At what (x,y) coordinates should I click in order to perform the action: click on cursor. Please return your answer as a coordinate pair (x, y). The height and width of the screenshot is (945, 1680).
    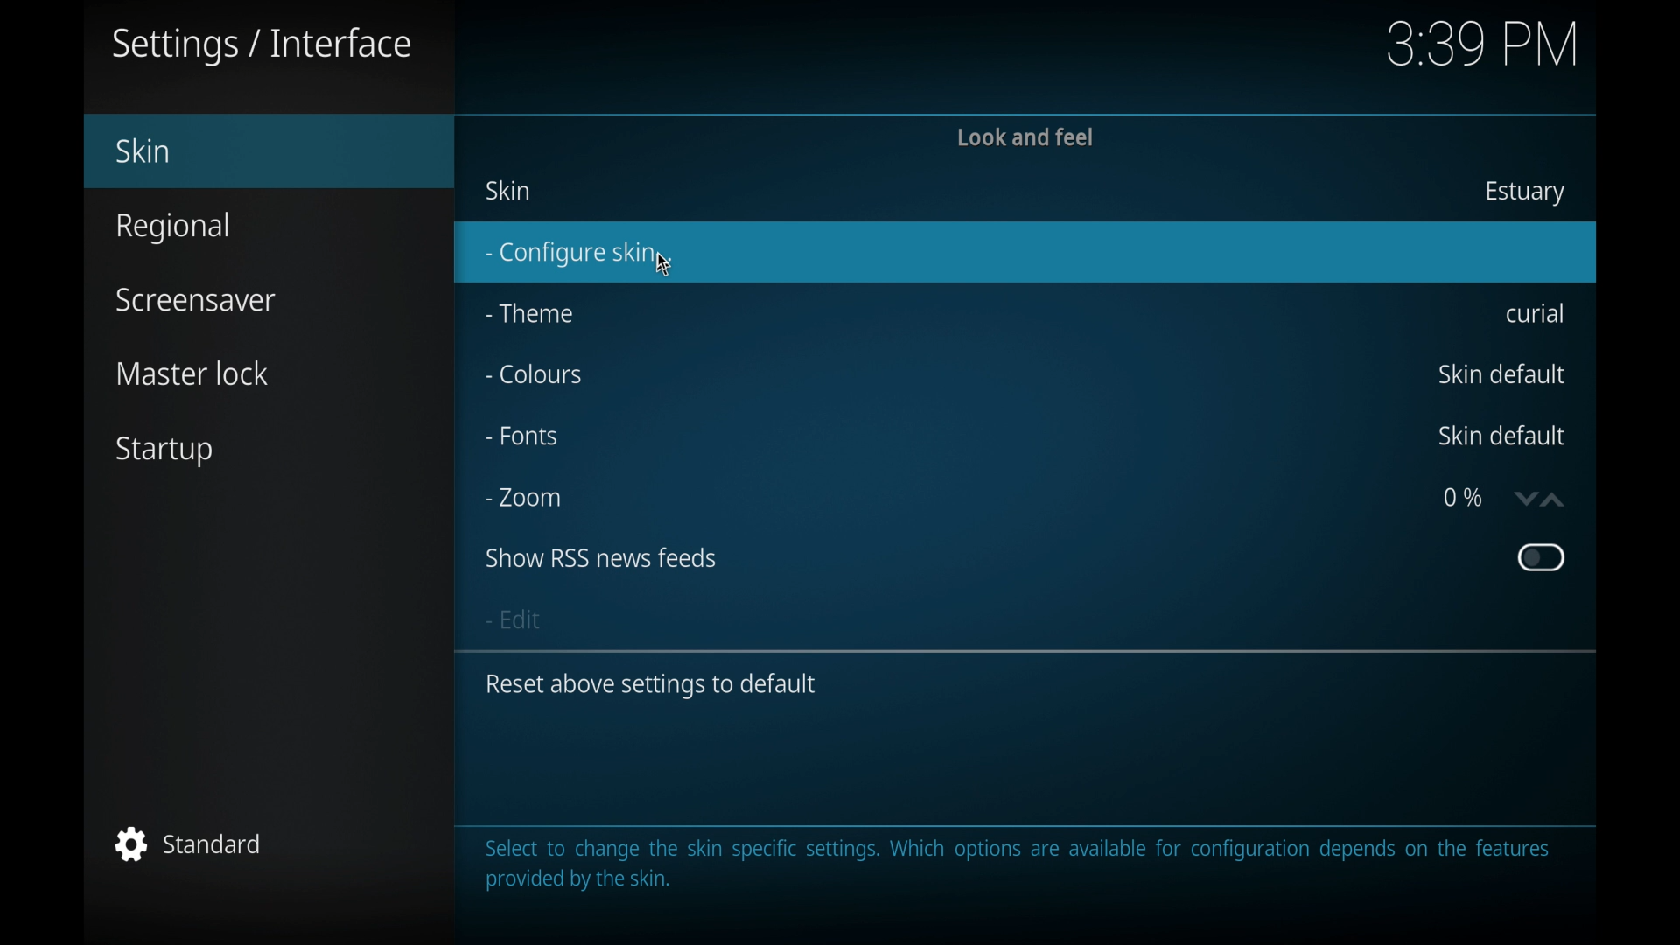
    Looking at the image, I should click on (663, 262).